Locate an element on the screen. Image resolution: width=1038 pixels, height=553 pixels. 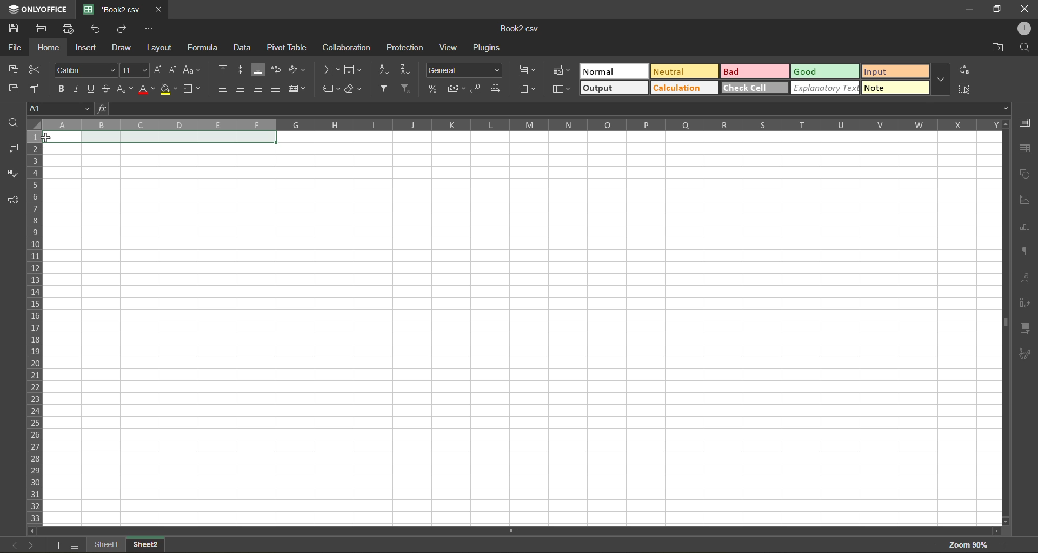
format as table is located at coordinates (564, 91).